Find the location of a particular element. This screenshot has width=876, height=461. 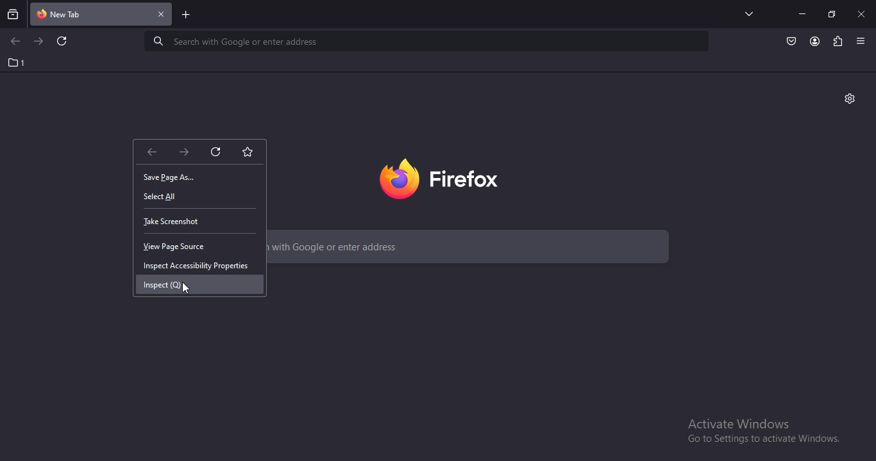

inspect(Q) is located at coordinates (167, 284).